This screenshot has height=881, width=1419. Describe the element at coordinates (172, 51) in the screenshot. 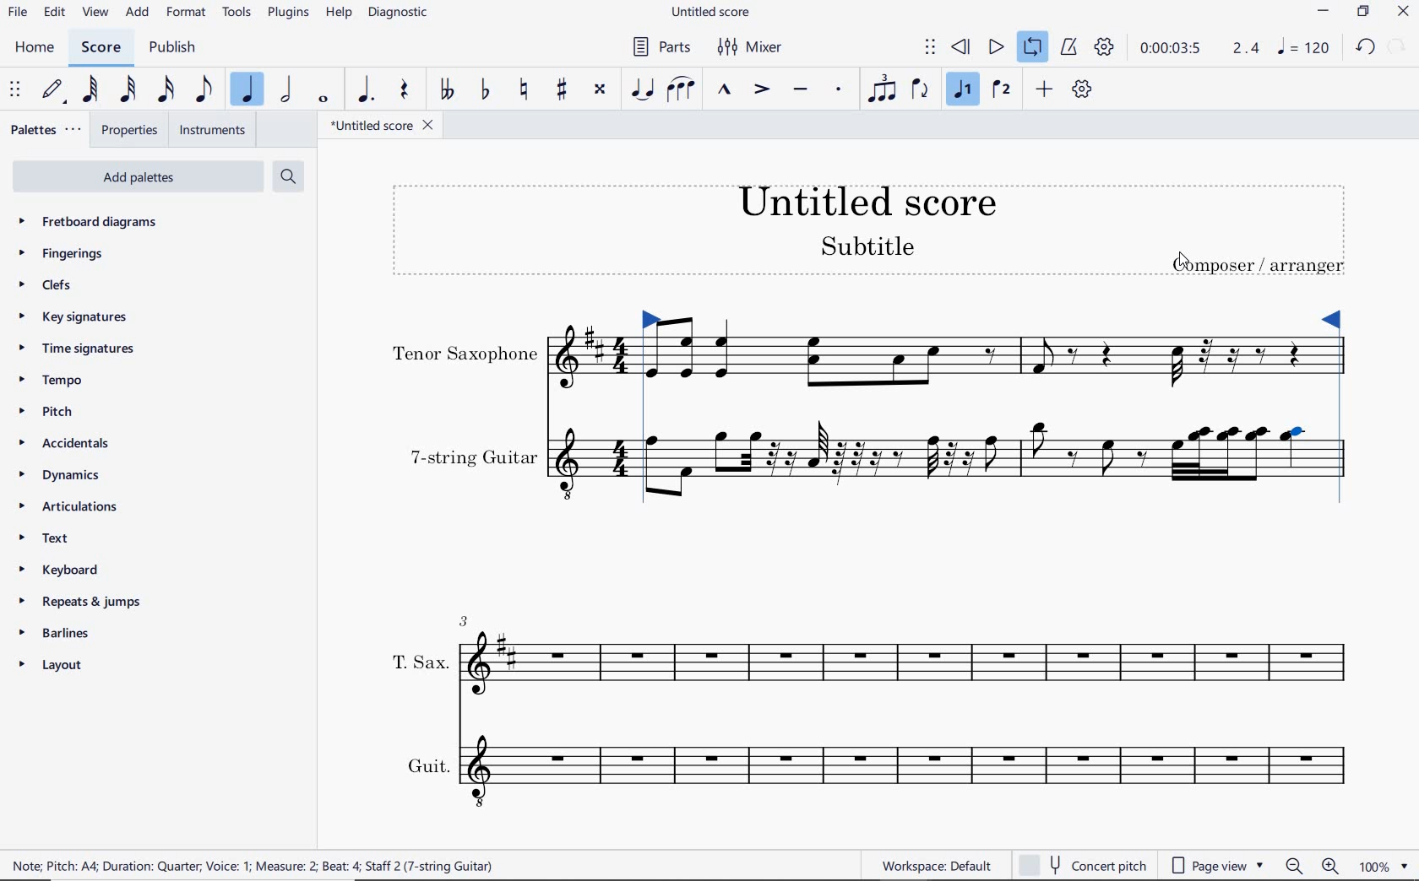

I see `PUBLISH` at that location.